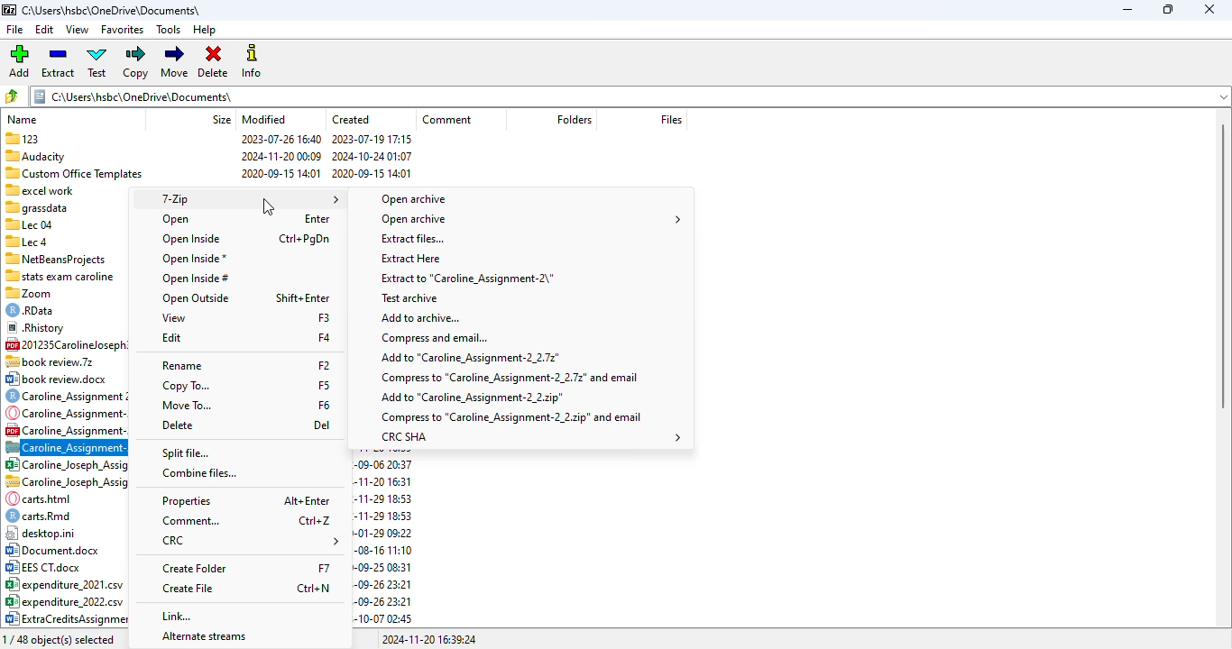  I want to click on open archive, so click(529, 219).